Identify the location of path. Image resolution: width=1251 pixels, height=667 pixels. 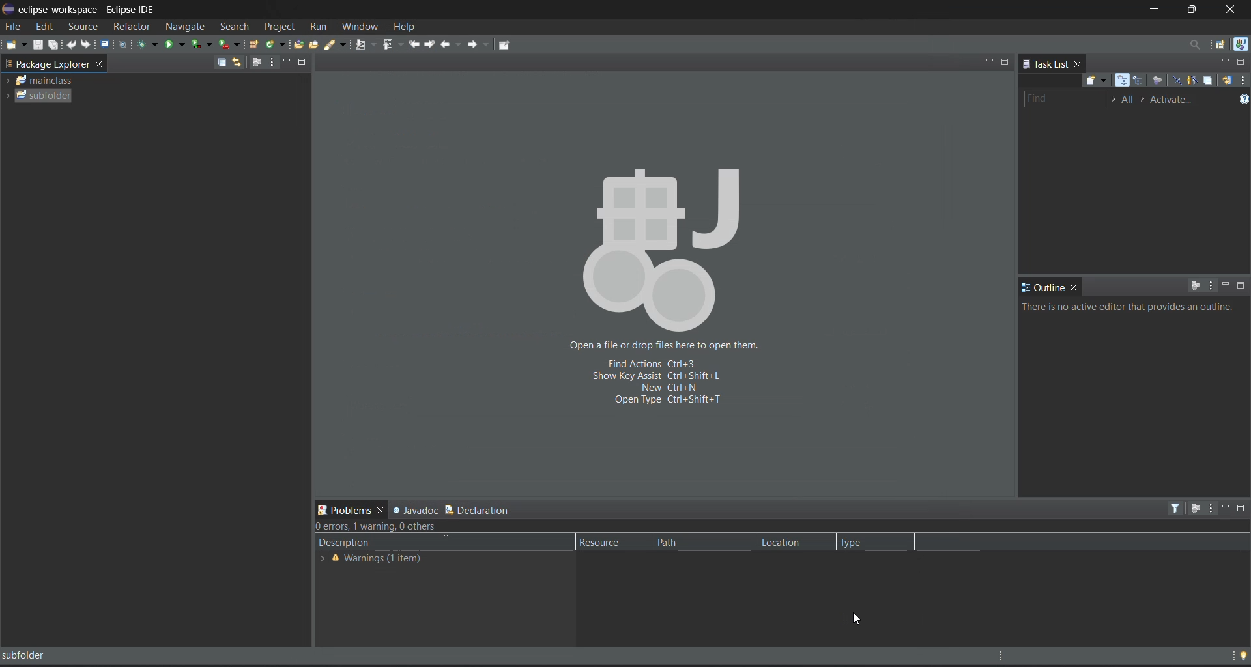
(703, 542).